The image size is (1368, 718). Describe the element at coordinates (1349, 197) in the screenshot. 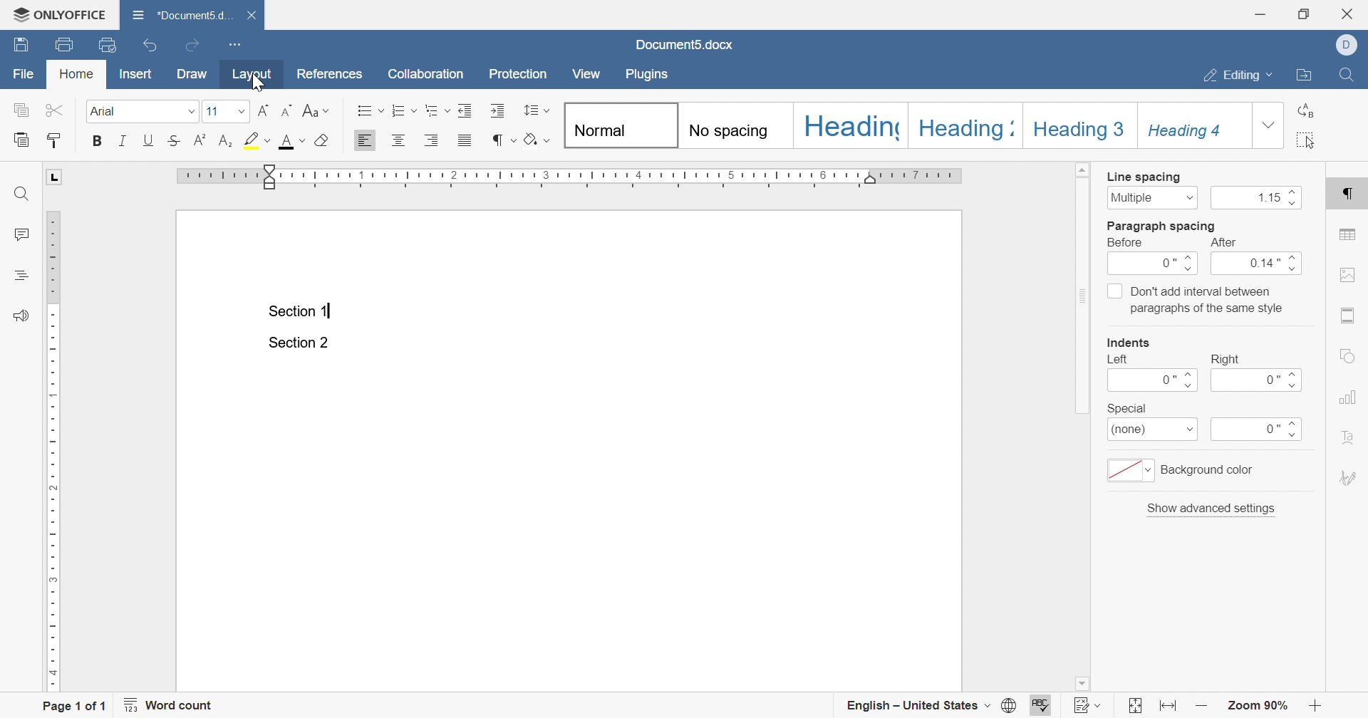

I see `paragraph settings` at that location.